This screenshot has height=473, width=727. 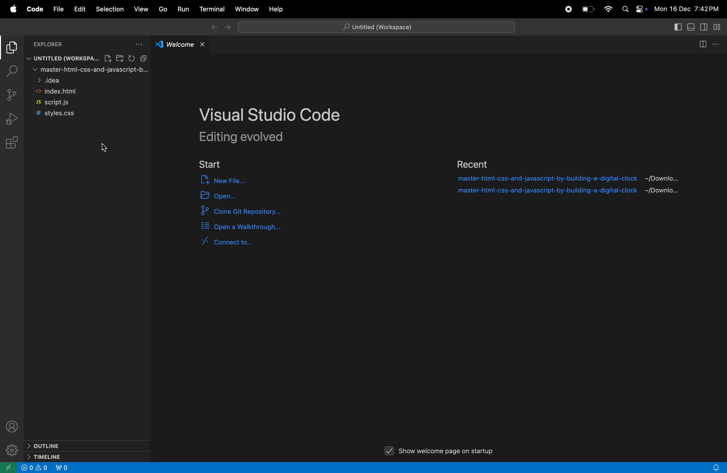 What do you see at coordinates (63, 58) in the screenshot?
I see `UNTITLED (WORKSPA...` at bounding box center [63, 58].